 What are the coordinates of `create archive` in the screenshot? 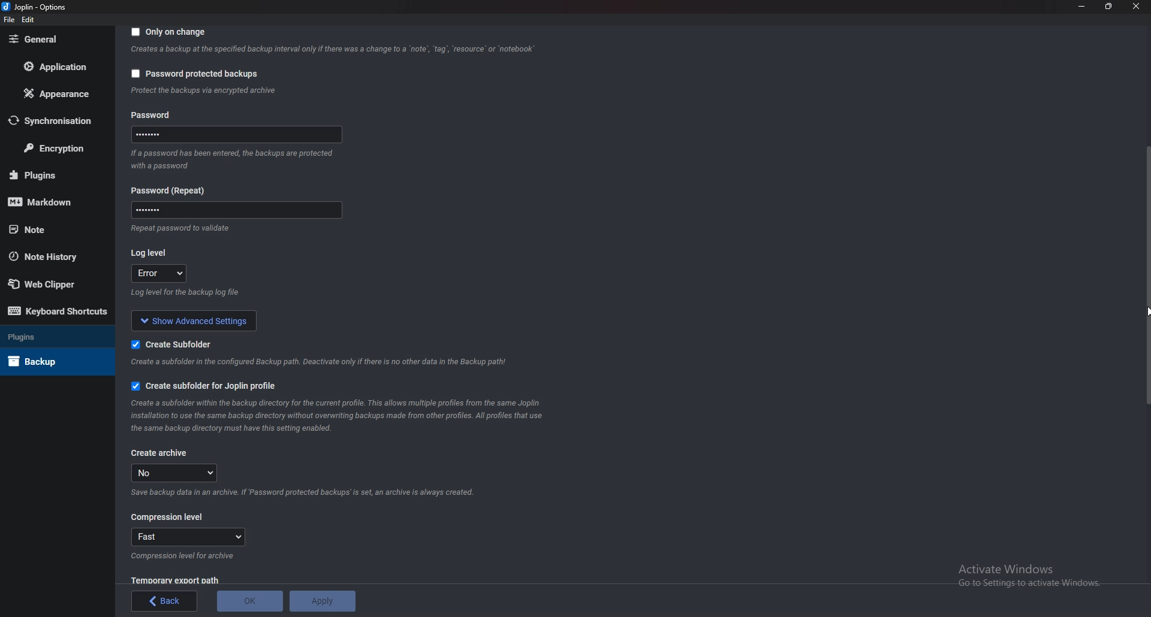 It's located at (160, 453).